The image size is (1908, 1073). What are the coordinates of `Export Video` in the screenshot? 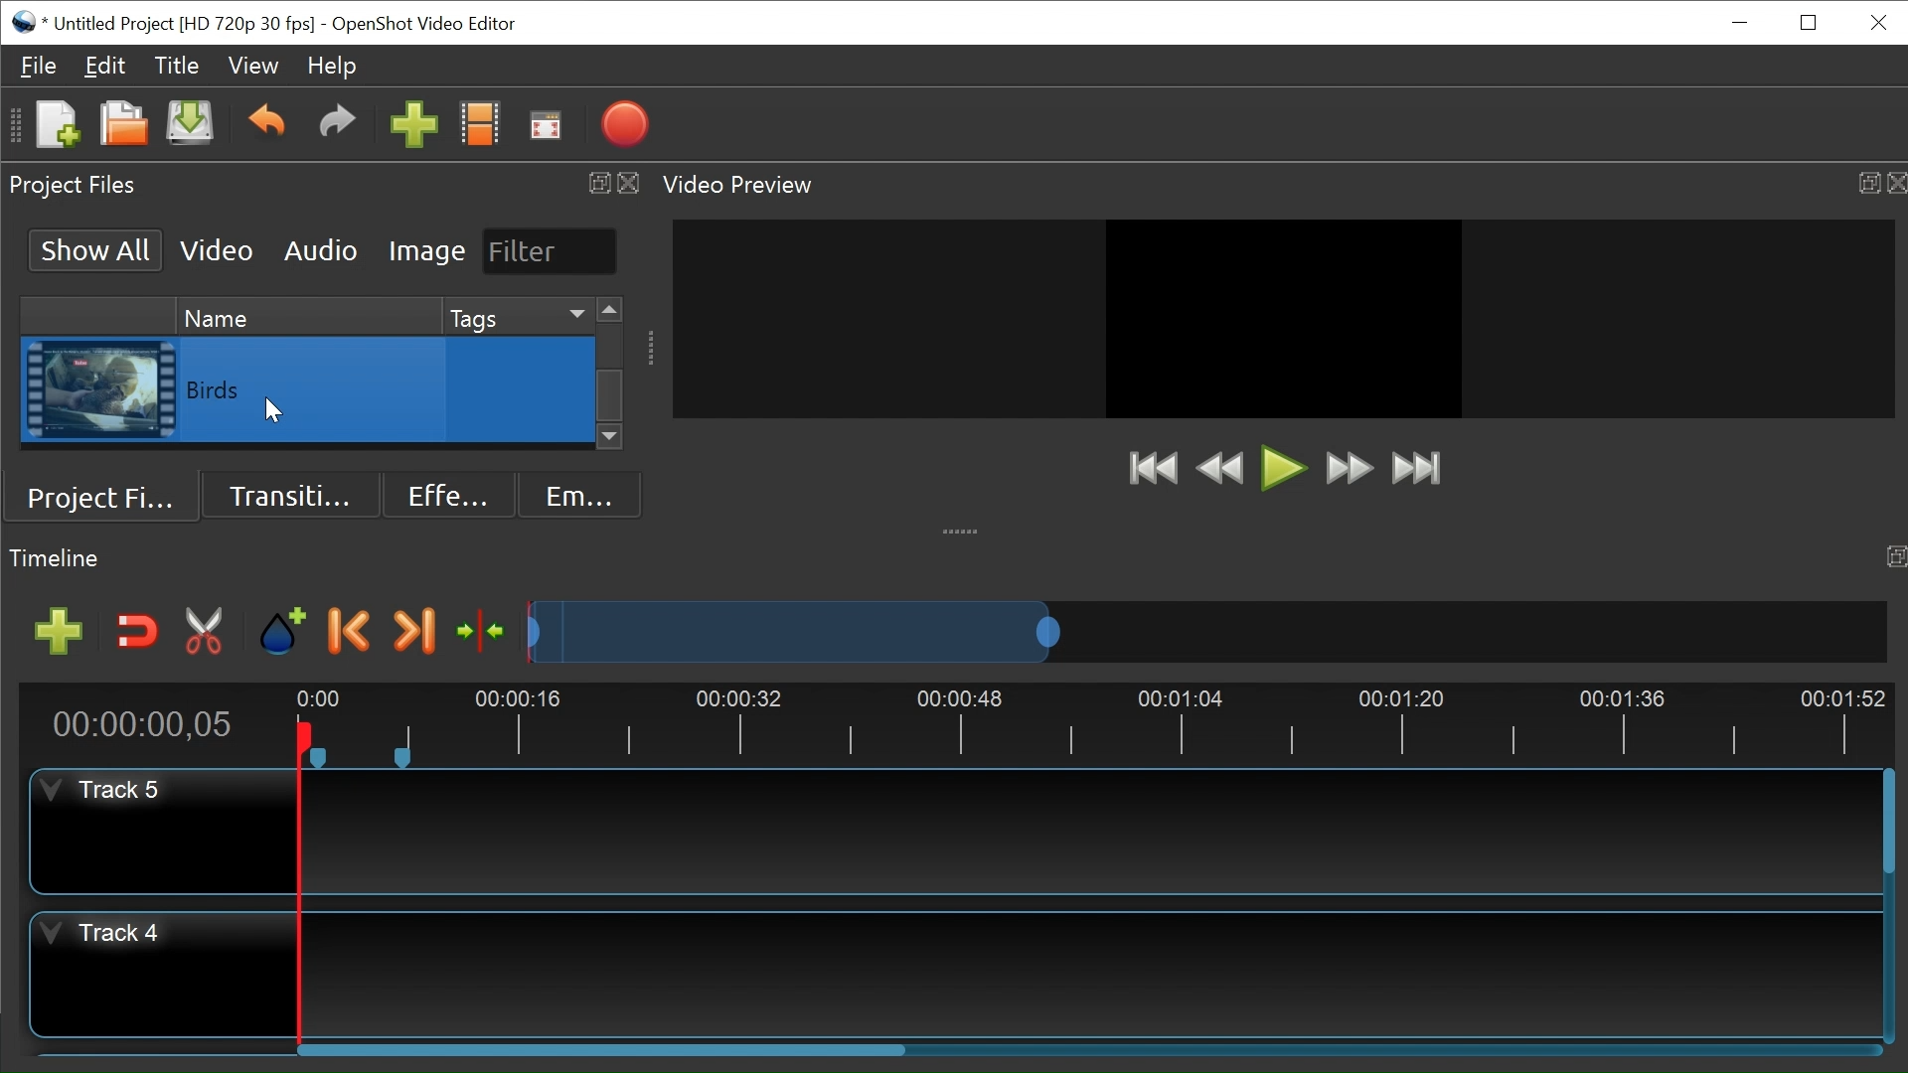 It's located at (624, 126).